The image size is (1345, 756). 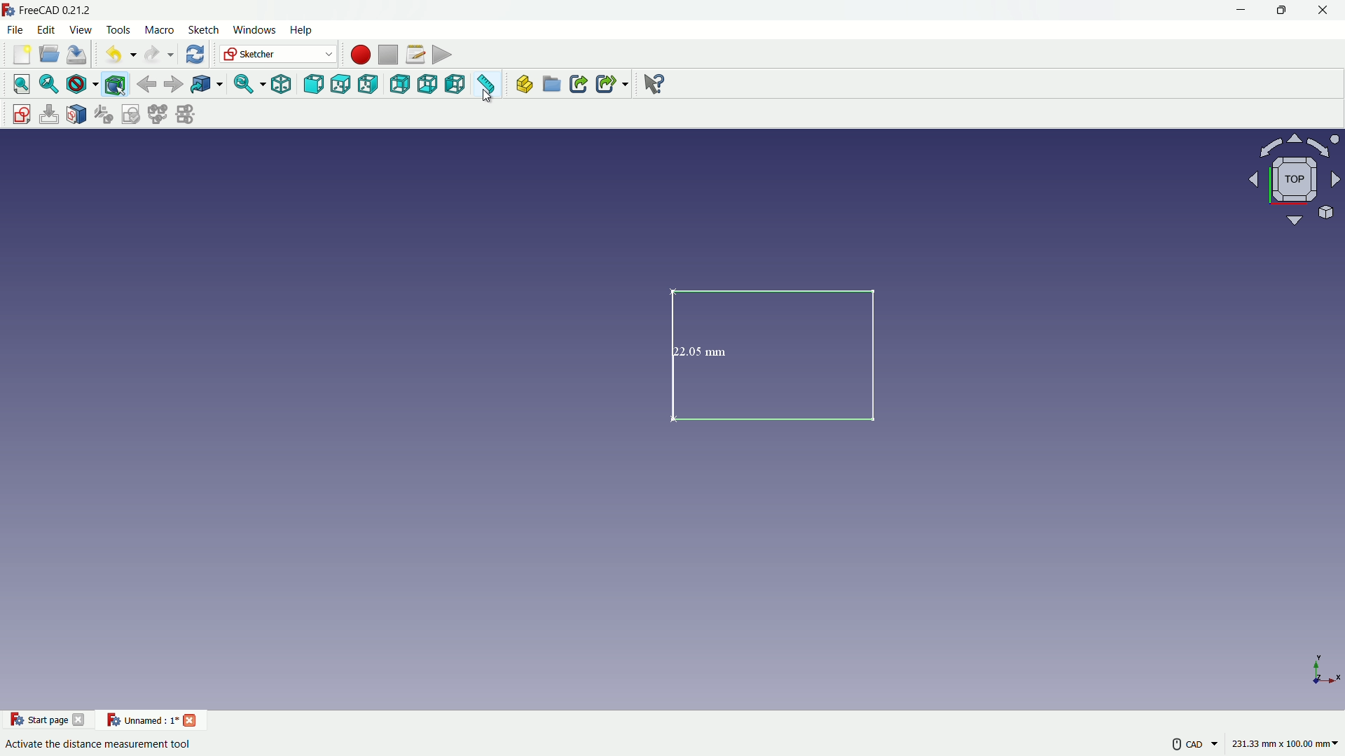 What do you see at coordinates (521, 86) in the screenshot?
I see `create part` at bounding box center [521, 86].